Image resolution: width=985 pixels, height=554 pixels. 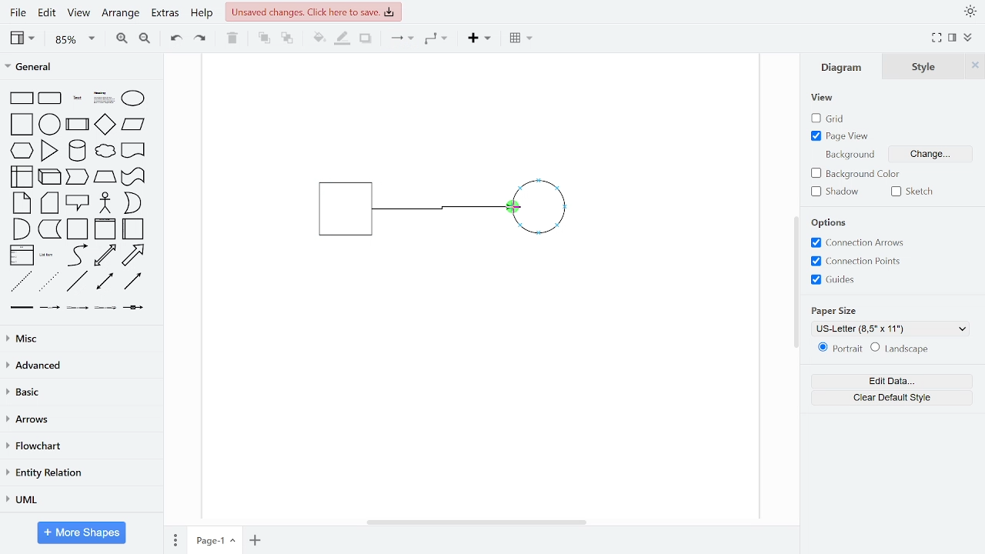 I want to click on document, so click(x=134, y=149).